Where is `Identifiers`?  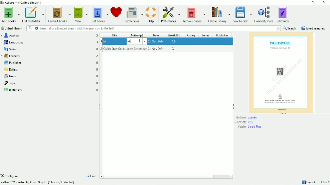 Identifiers is located at coordinates (51, 90).